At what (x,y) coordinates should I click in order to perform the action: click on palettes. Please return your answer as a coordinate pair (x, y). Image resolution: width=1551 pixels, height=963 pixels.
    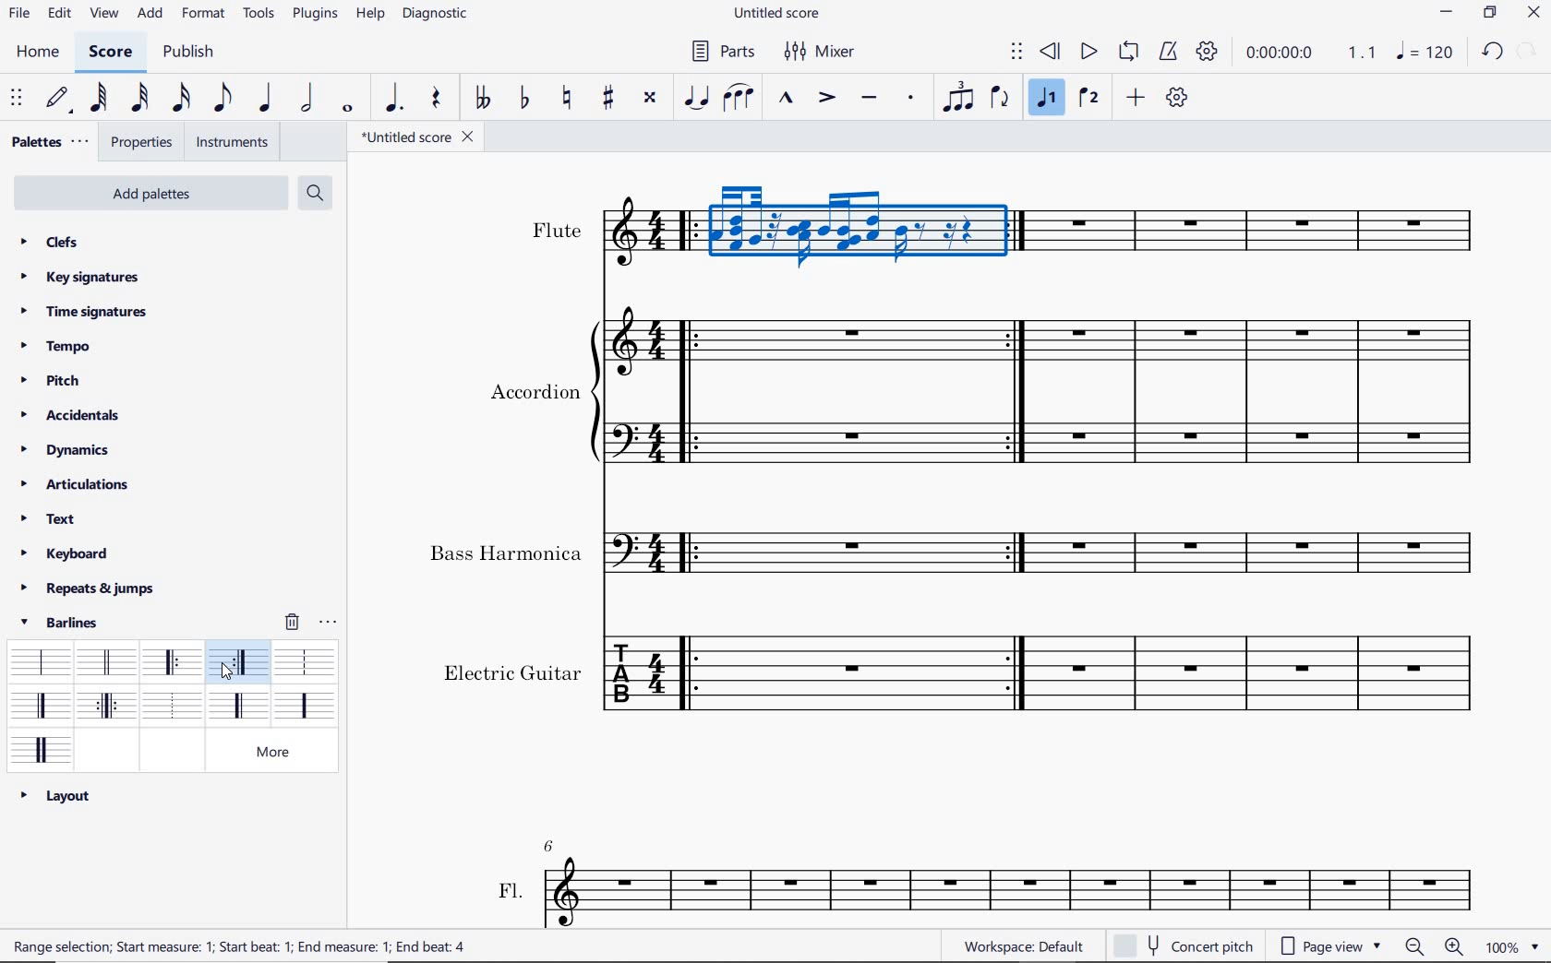
    Looking at the image, I should click on (48, 142).